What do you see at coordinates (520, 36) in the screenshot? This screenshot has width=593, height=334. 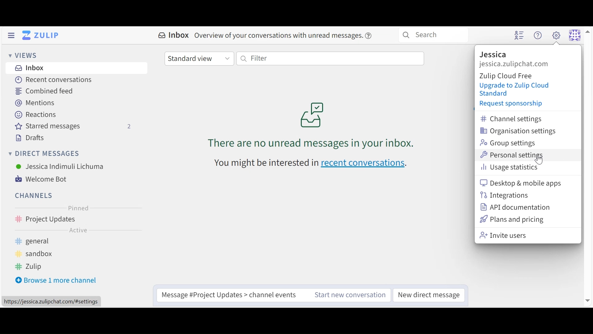 I see `Hide User list` at bounding box center [520, 36].